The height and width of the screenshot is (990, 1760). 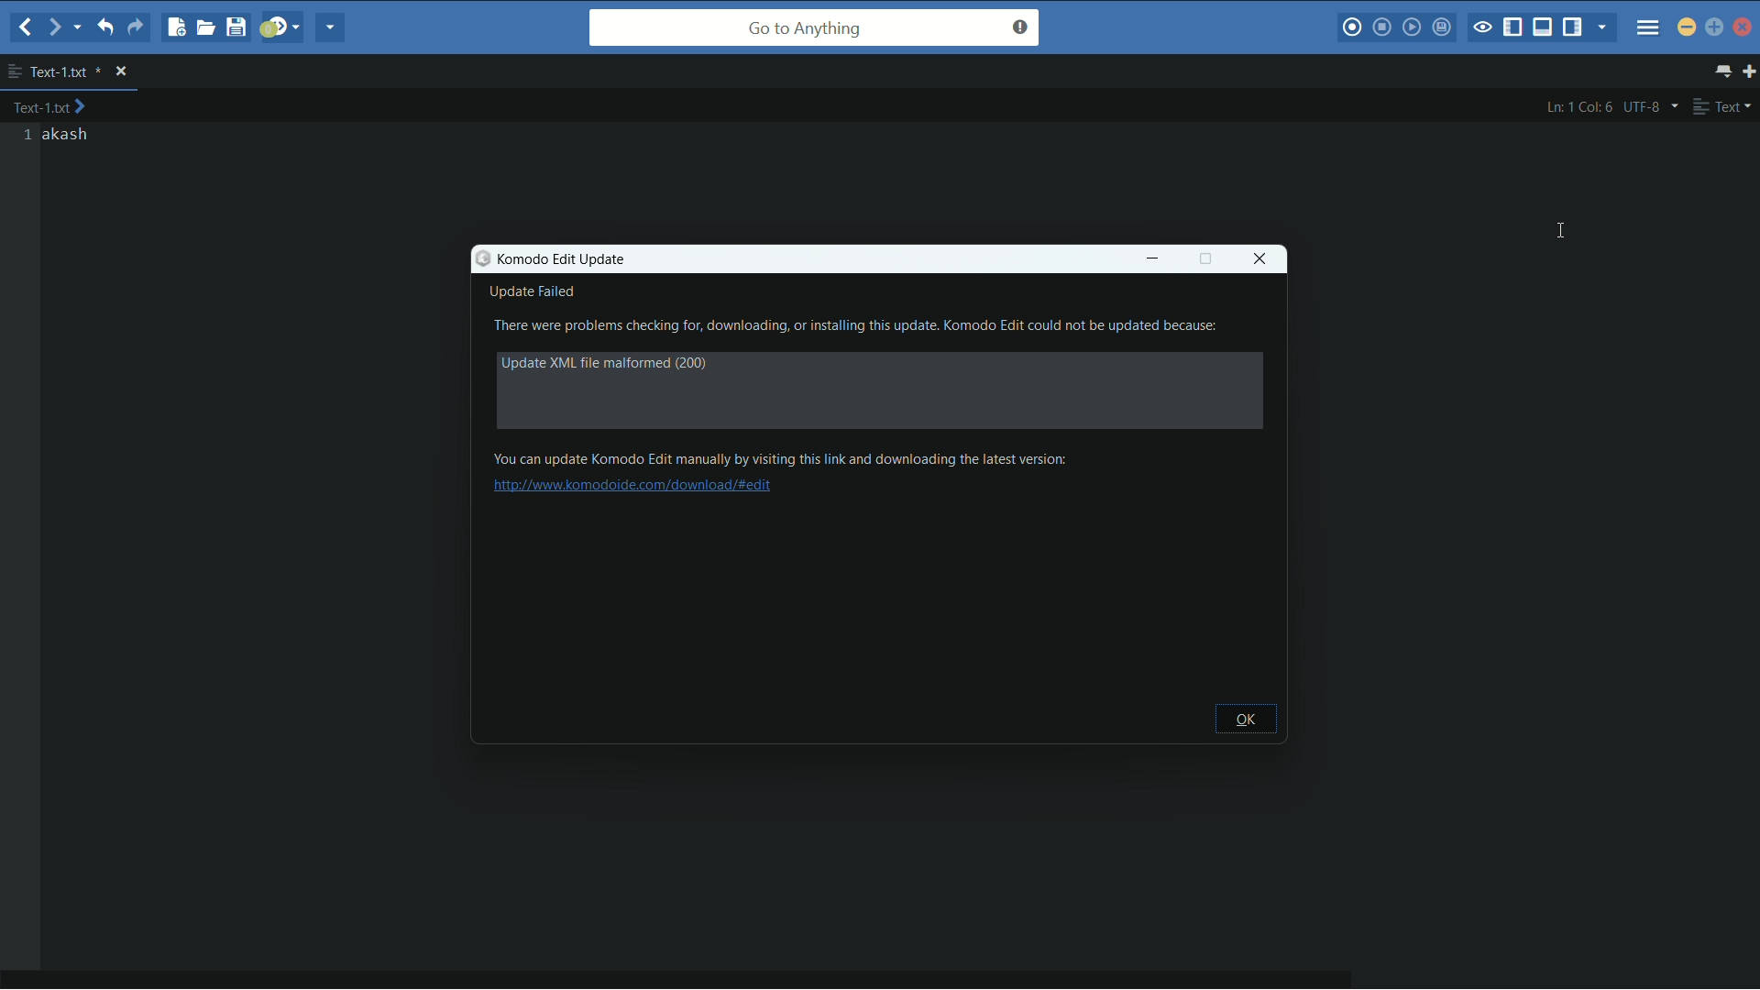 What do you see at coordinates (480, 260) in the screenshot?
I see `icon` at bounding box center [480, 260].